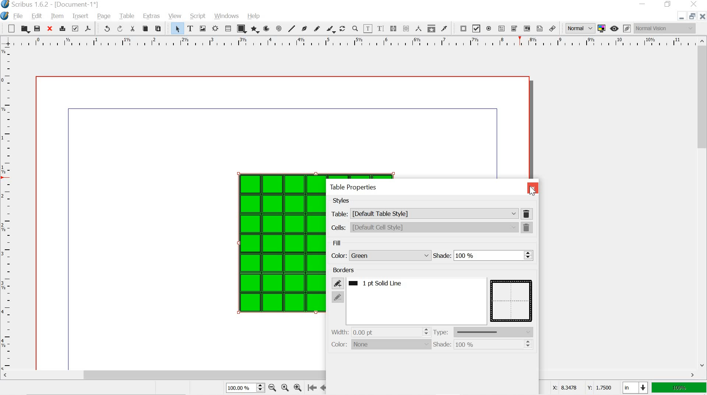 The height and width of the screenshot is (395, 707). Describe the element at coordinates (430, 28) in the screenshot. I see `copy item properties` at that location.